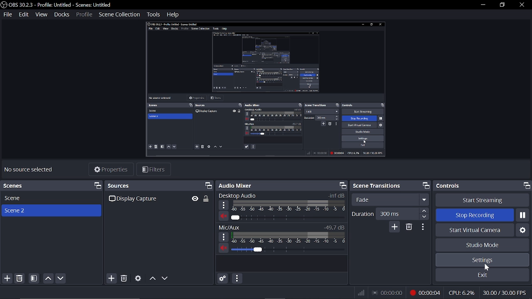  I want to click on transitions properties, so click(423, 227).